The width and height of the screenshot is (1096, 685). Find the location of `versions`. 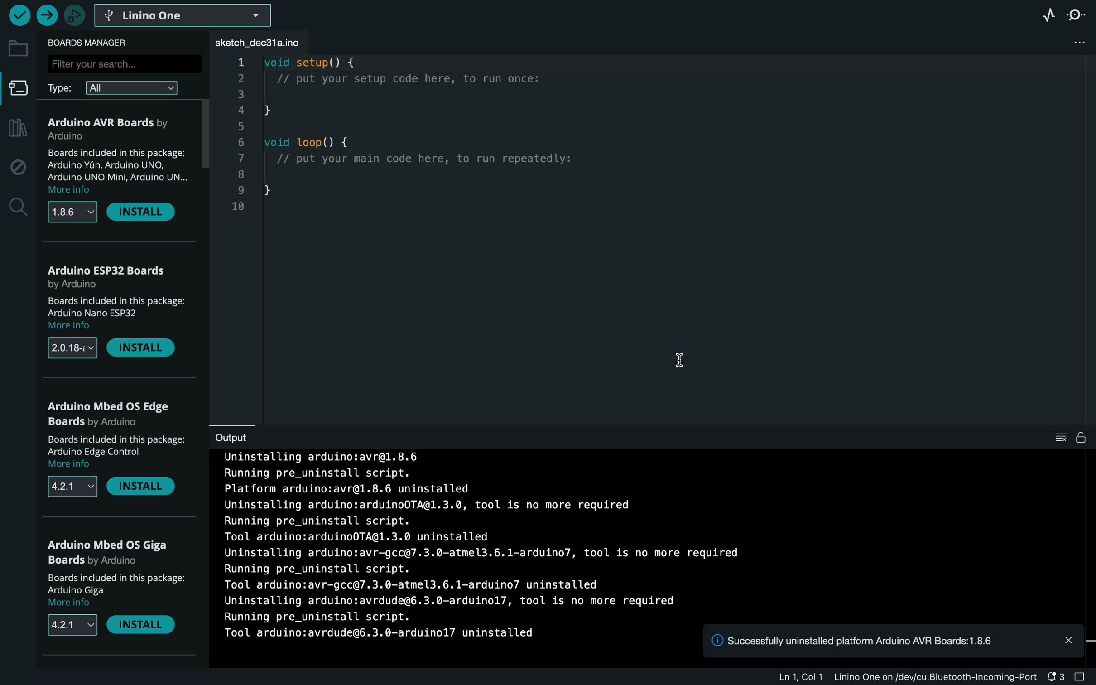

versions is located at coordinates (73, 627).